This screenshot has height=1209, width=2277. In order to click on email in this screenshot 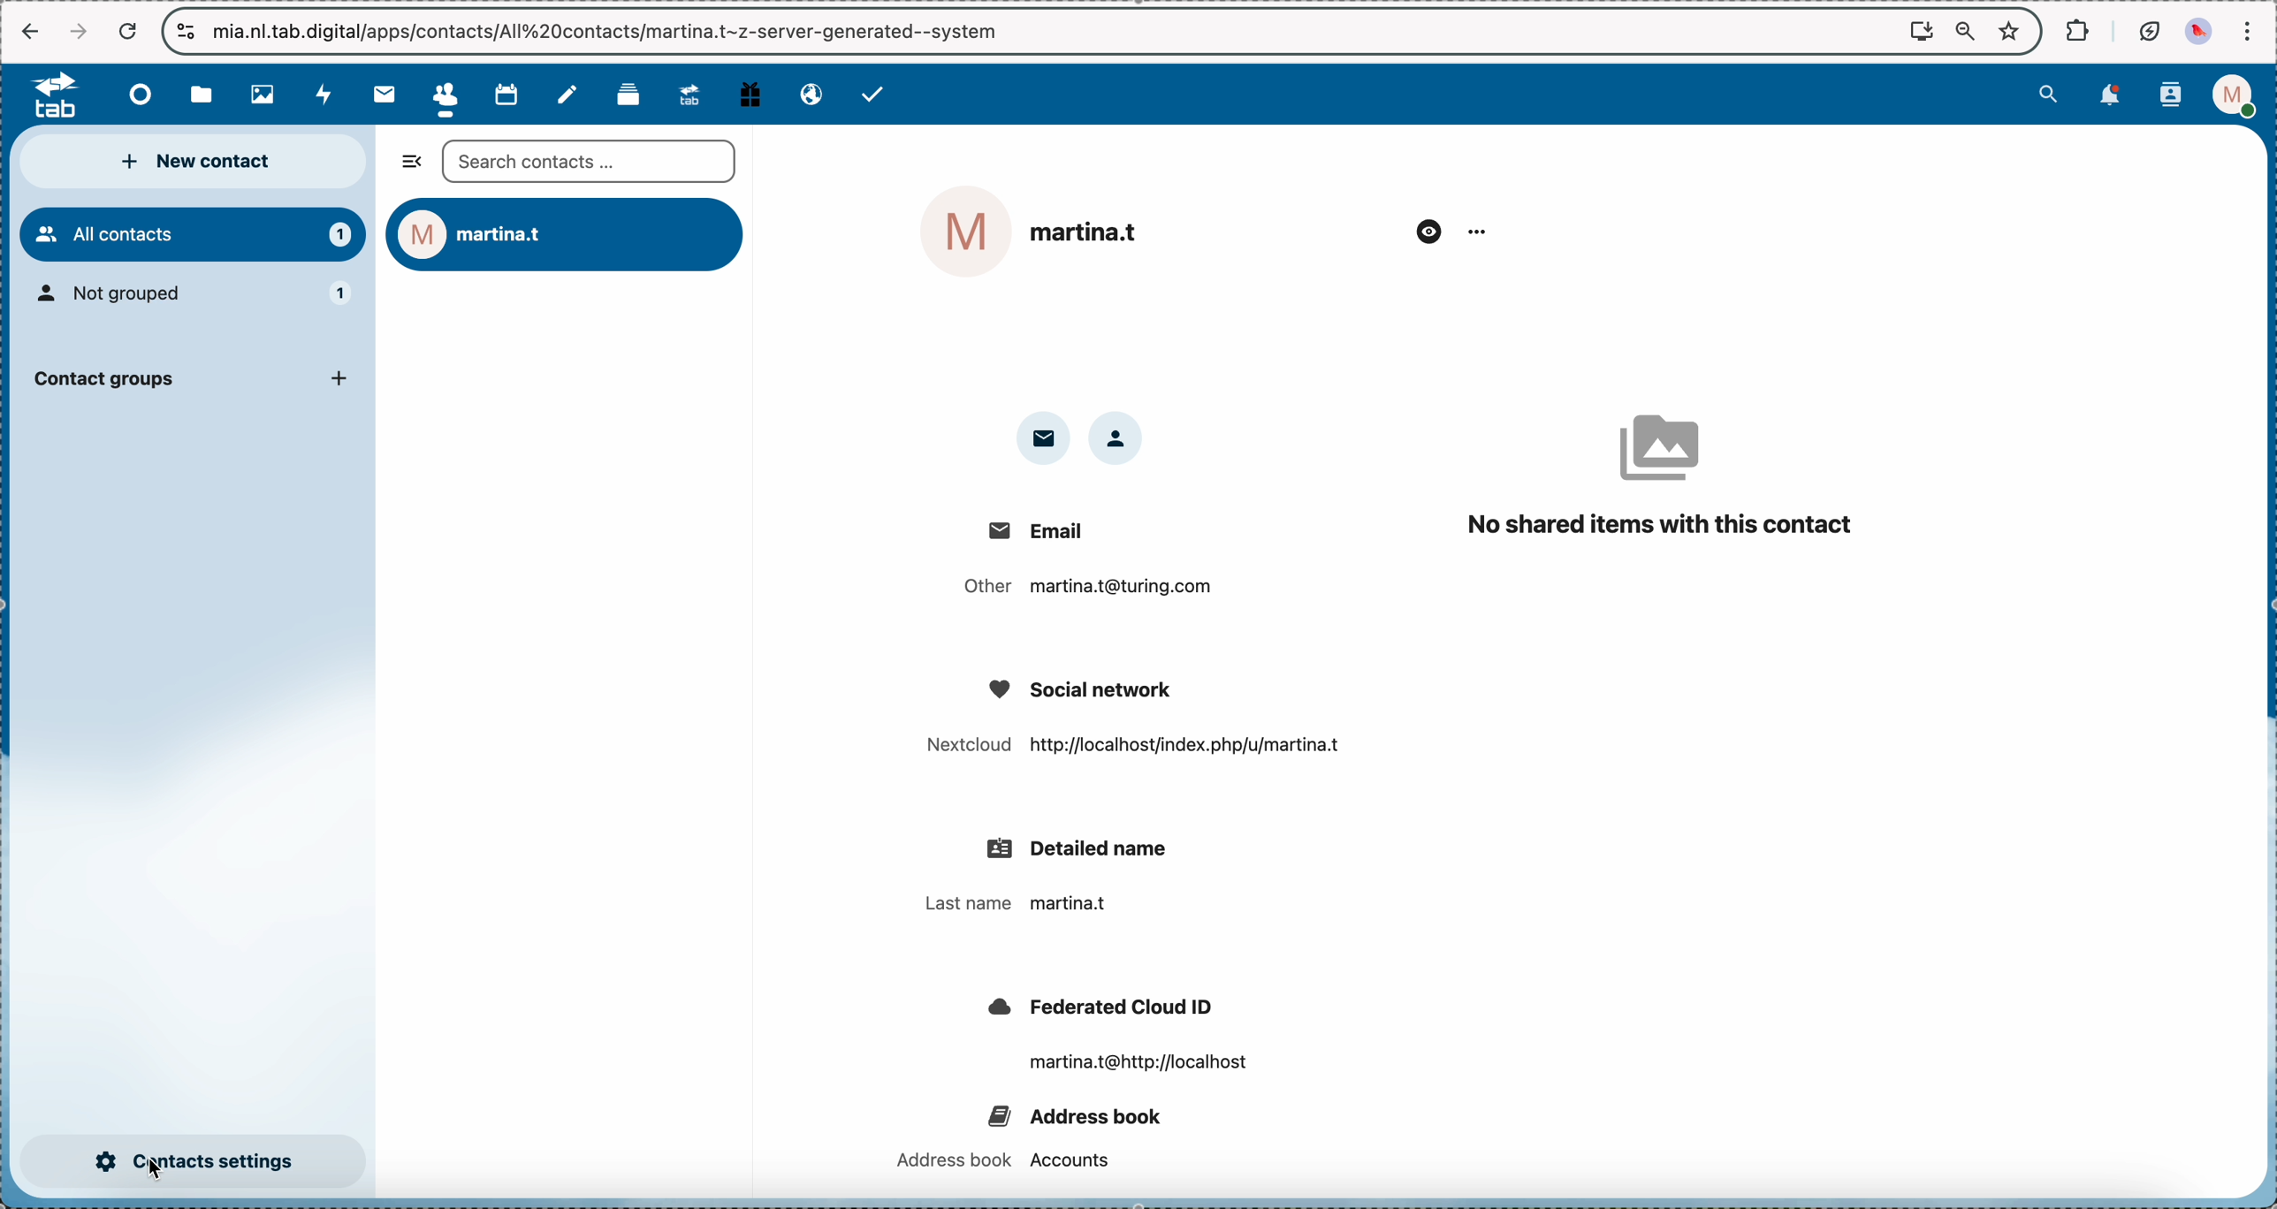, I will do `click(1083, 565)`.